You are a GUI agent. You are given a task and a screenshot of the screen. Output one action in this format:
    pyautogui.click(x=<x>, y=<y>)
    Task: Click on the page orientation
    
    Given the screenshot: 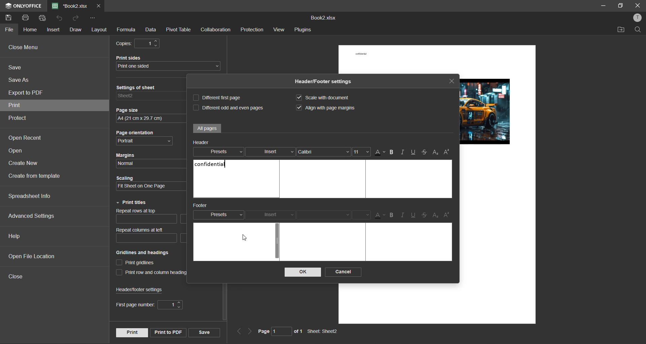 What is the action you would take?
    pyautogui.click(x=144, y=142)
    